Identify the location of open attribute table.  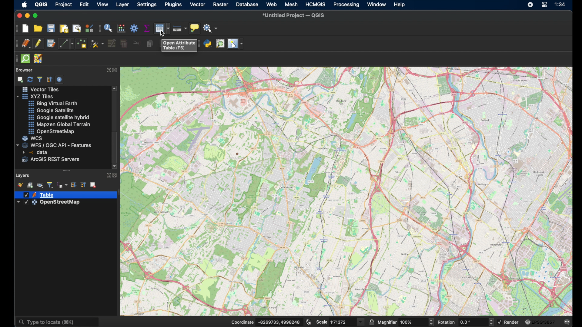
(179, 45).